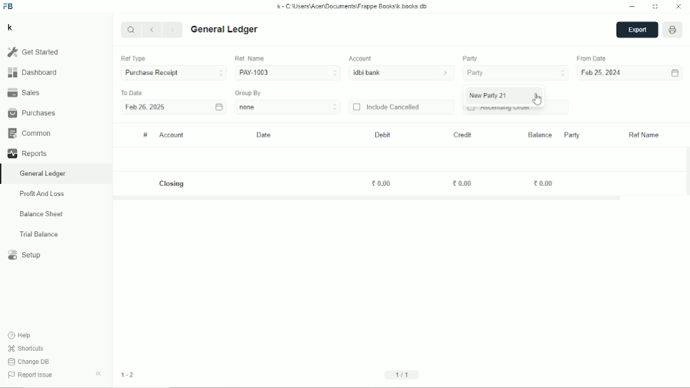 This screenshot has width=690, height=388. Describe the element at coordinates (637, 30) in the screenshot. I see `Export` at that location.